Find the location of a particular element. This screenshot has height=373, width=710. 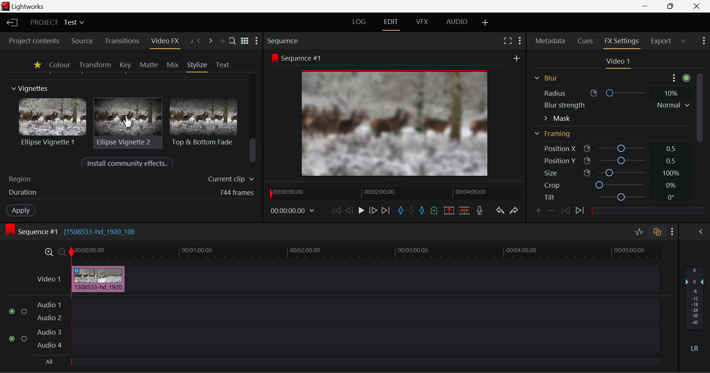

Matte is located at coordinates (149, 65).